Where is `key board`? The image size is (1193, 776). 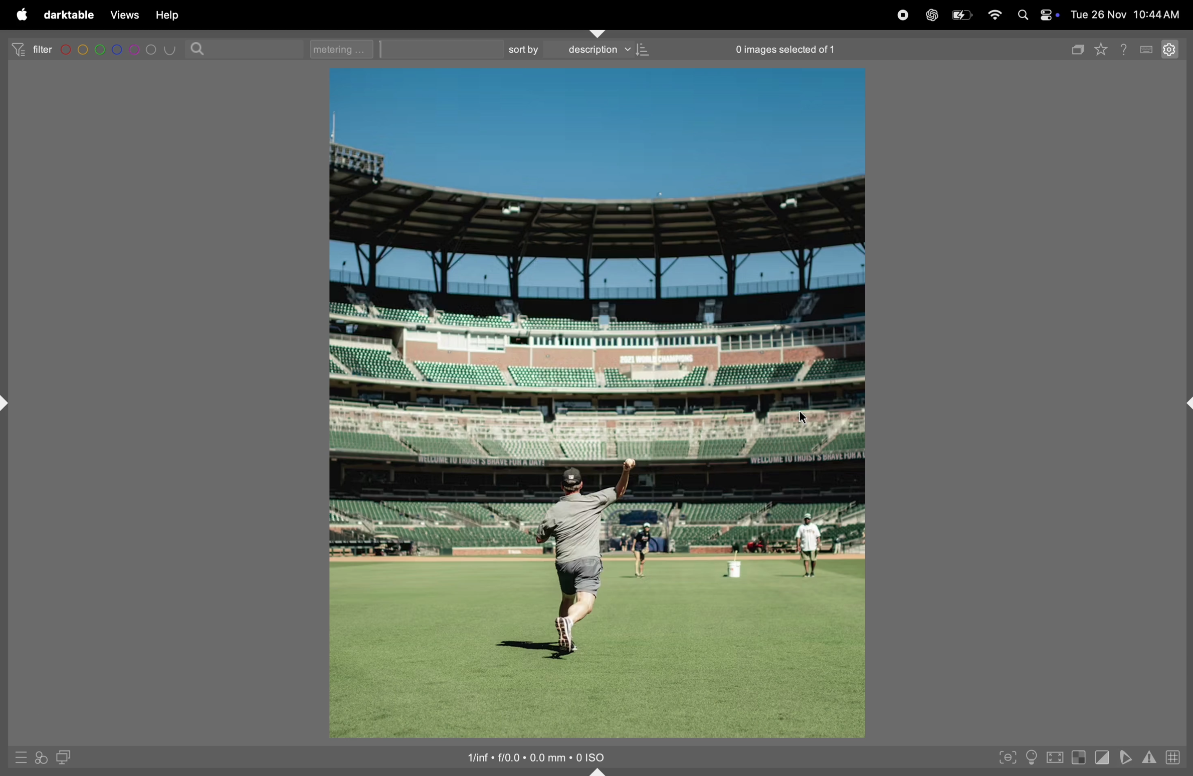
key board is located at coordinates (1146, 49).